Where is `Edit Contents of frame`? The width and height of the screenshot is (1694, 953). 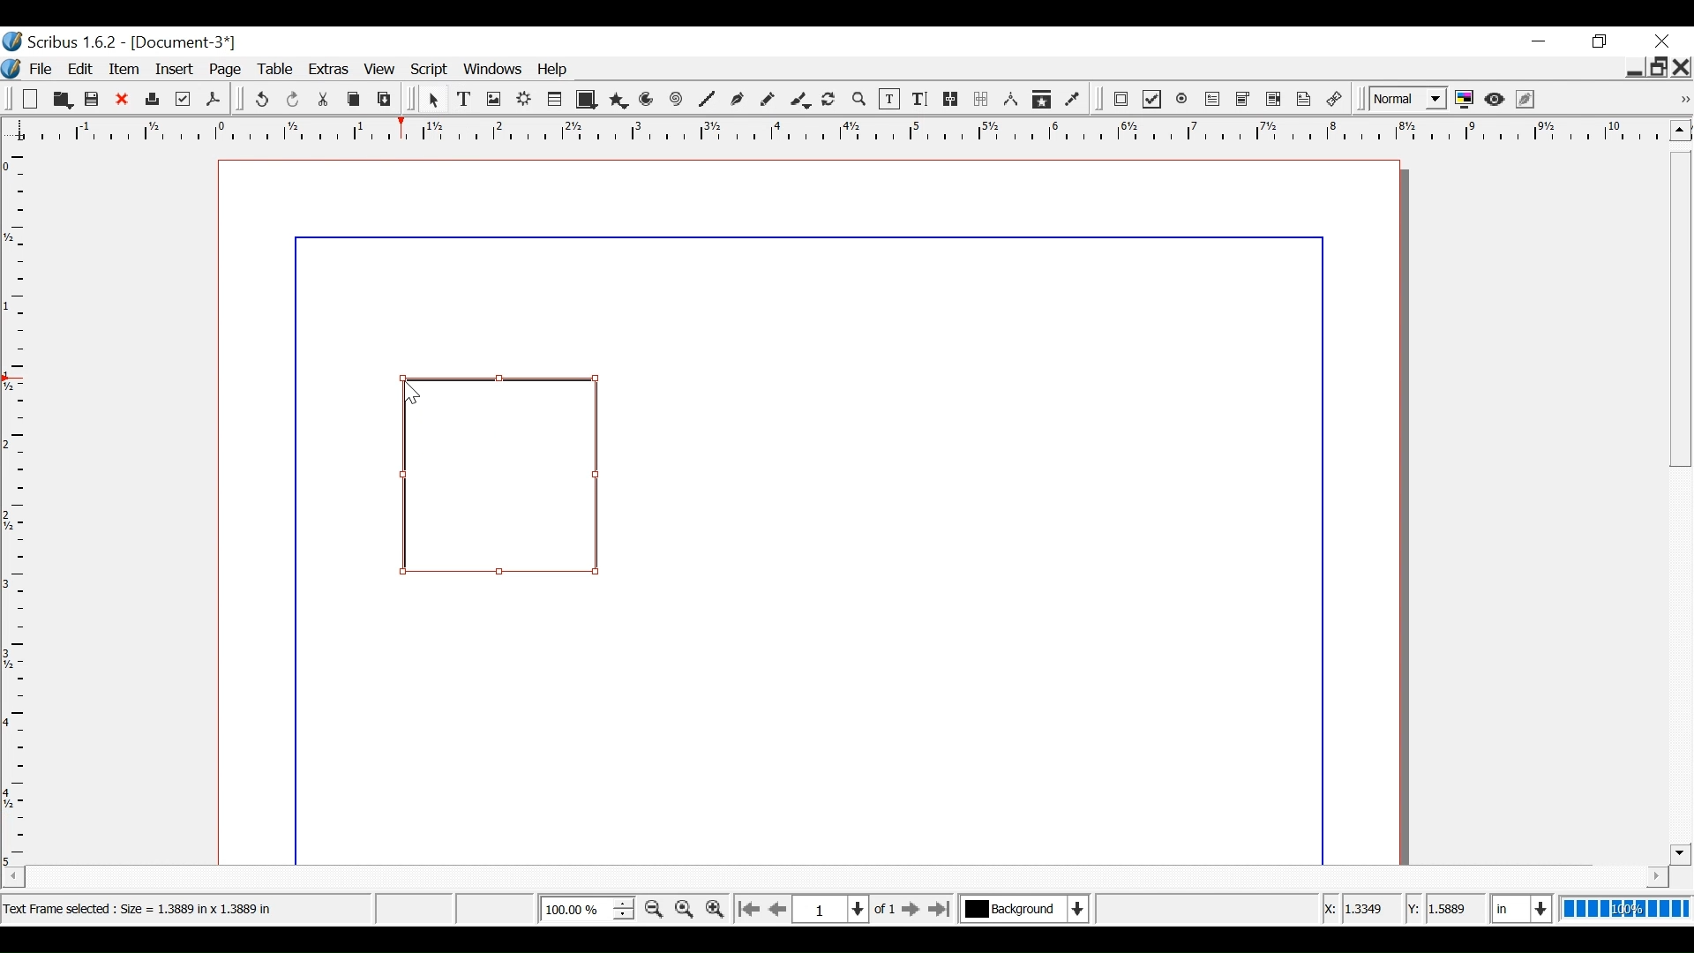
Edit Contents of frame is located at coordinates (888, 100).